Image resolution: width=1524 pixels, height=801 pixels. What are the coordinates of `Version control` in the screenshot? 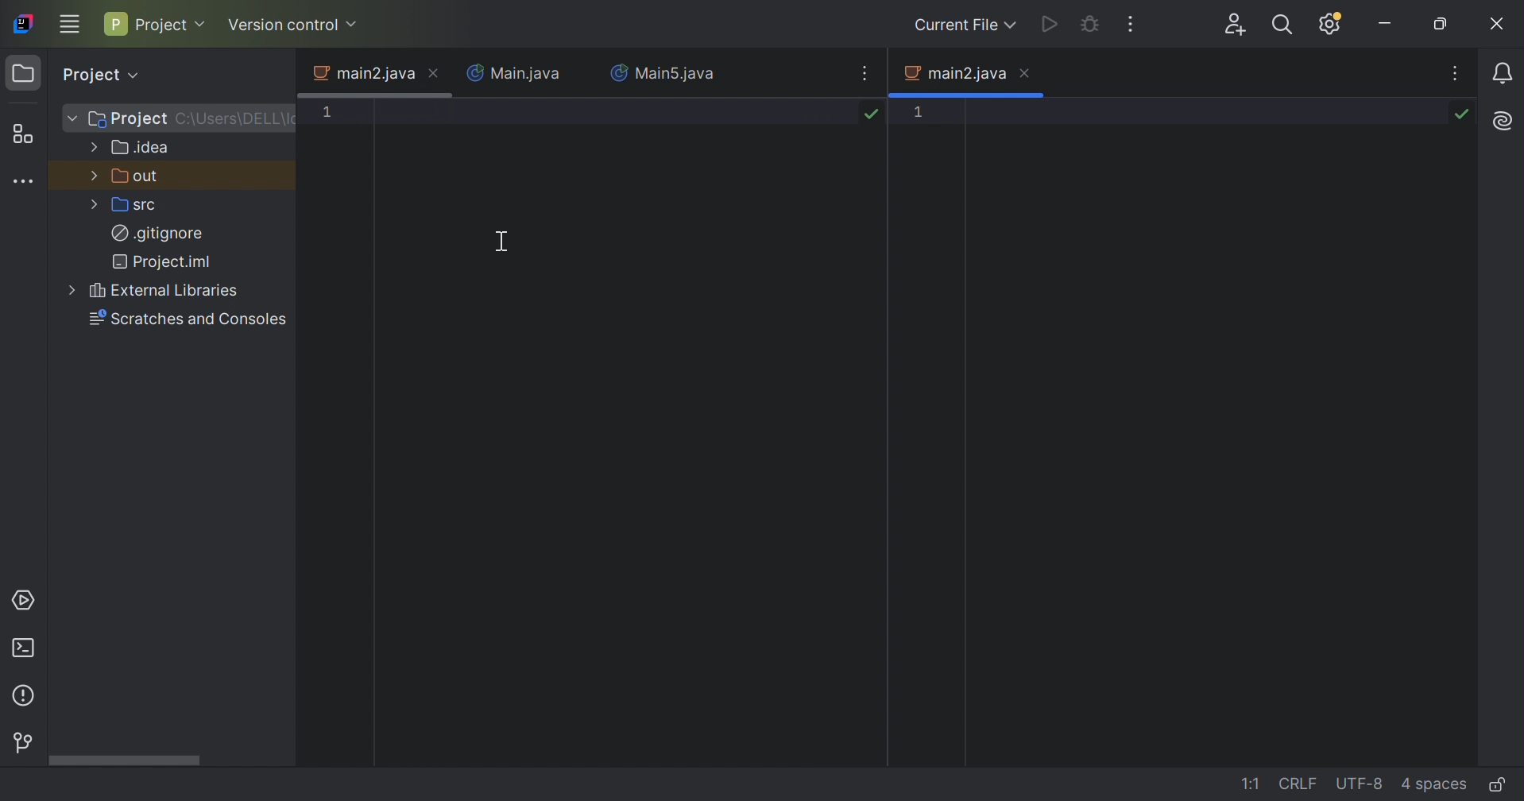 It's located at (296, 26).